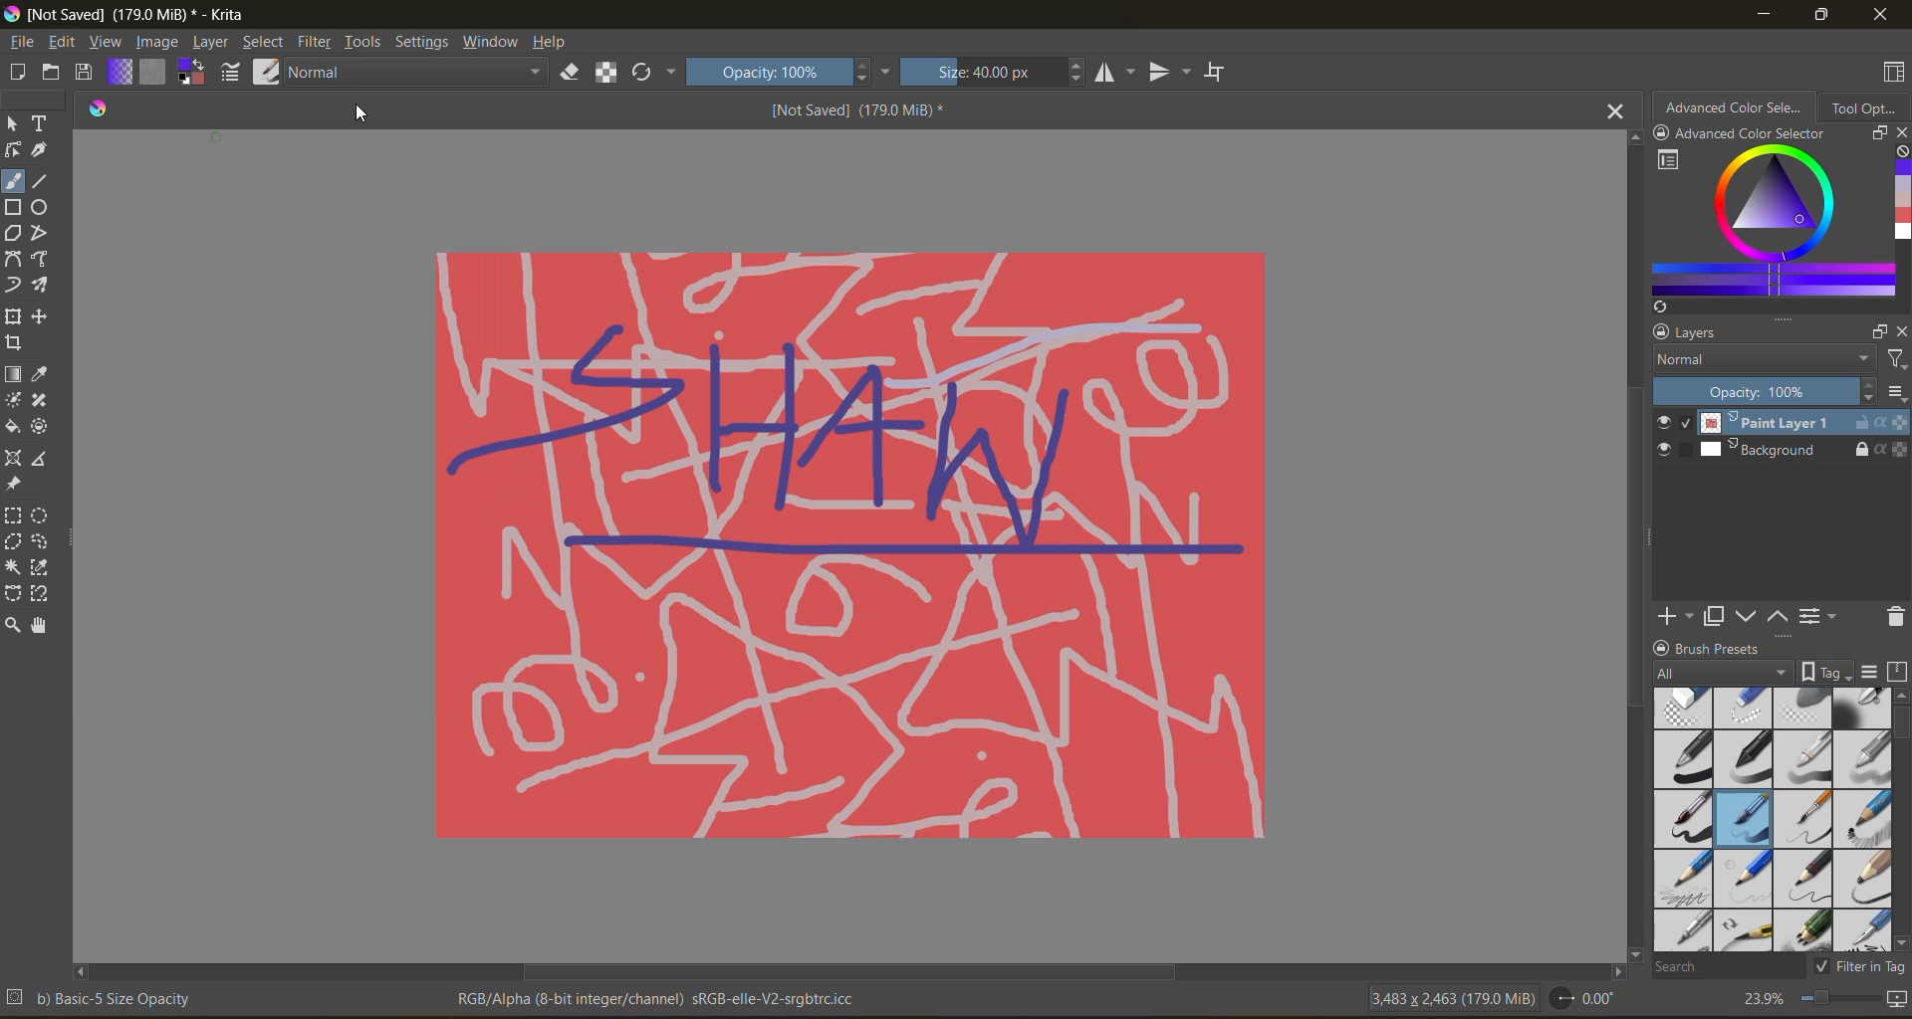 The height and width of the screenshot is (1019, 1912). Describe the element at coordinates (1768, 230) in the screenshot. I see `advanced color selector` at that location.